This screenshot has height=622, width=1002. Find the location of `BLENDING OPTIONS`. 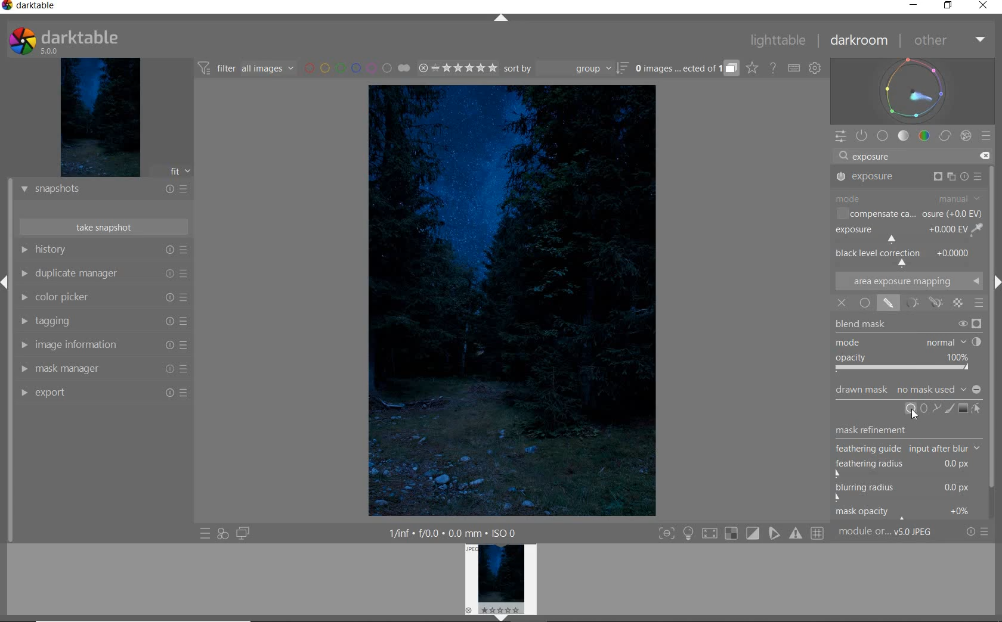

BLENDING OPTIONS is located at coordinates (979, 303).